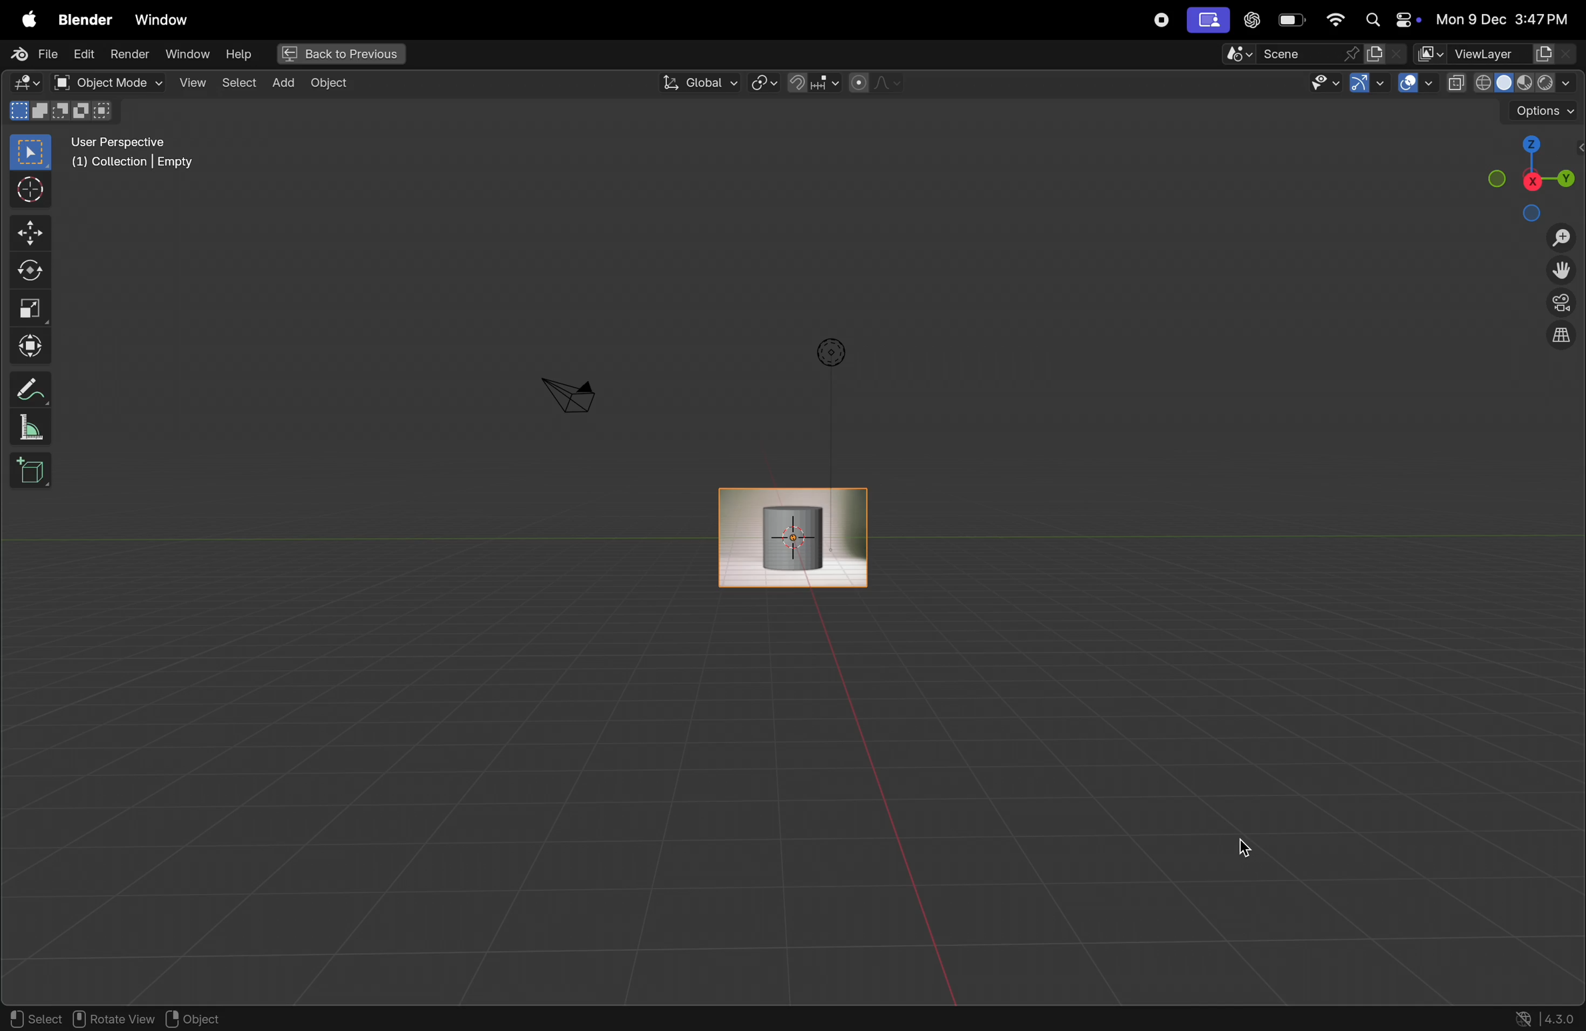  I want to click on window, so click(186, 55).